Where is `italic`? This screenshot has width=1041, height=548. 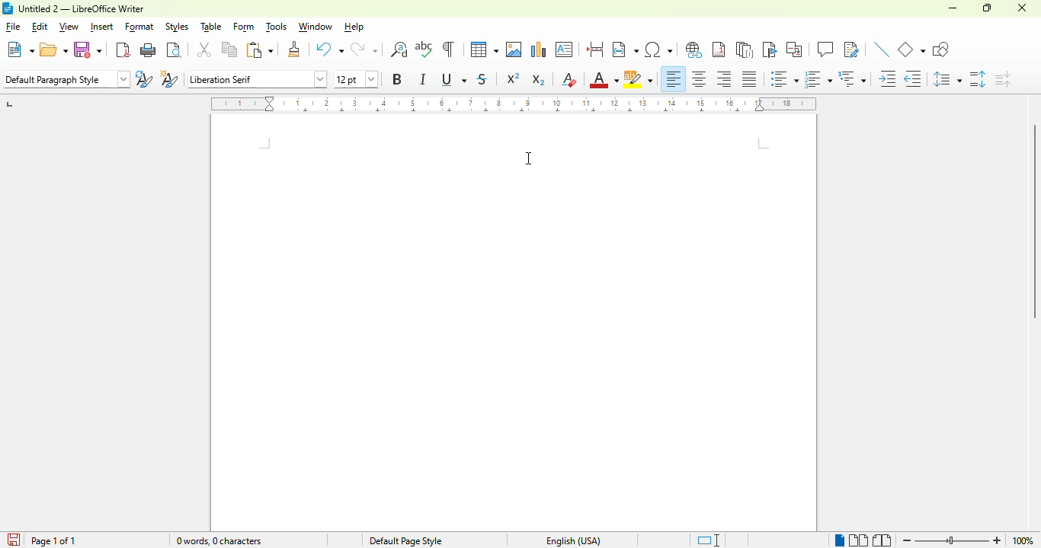 italic is located at coordinates (424, 78).